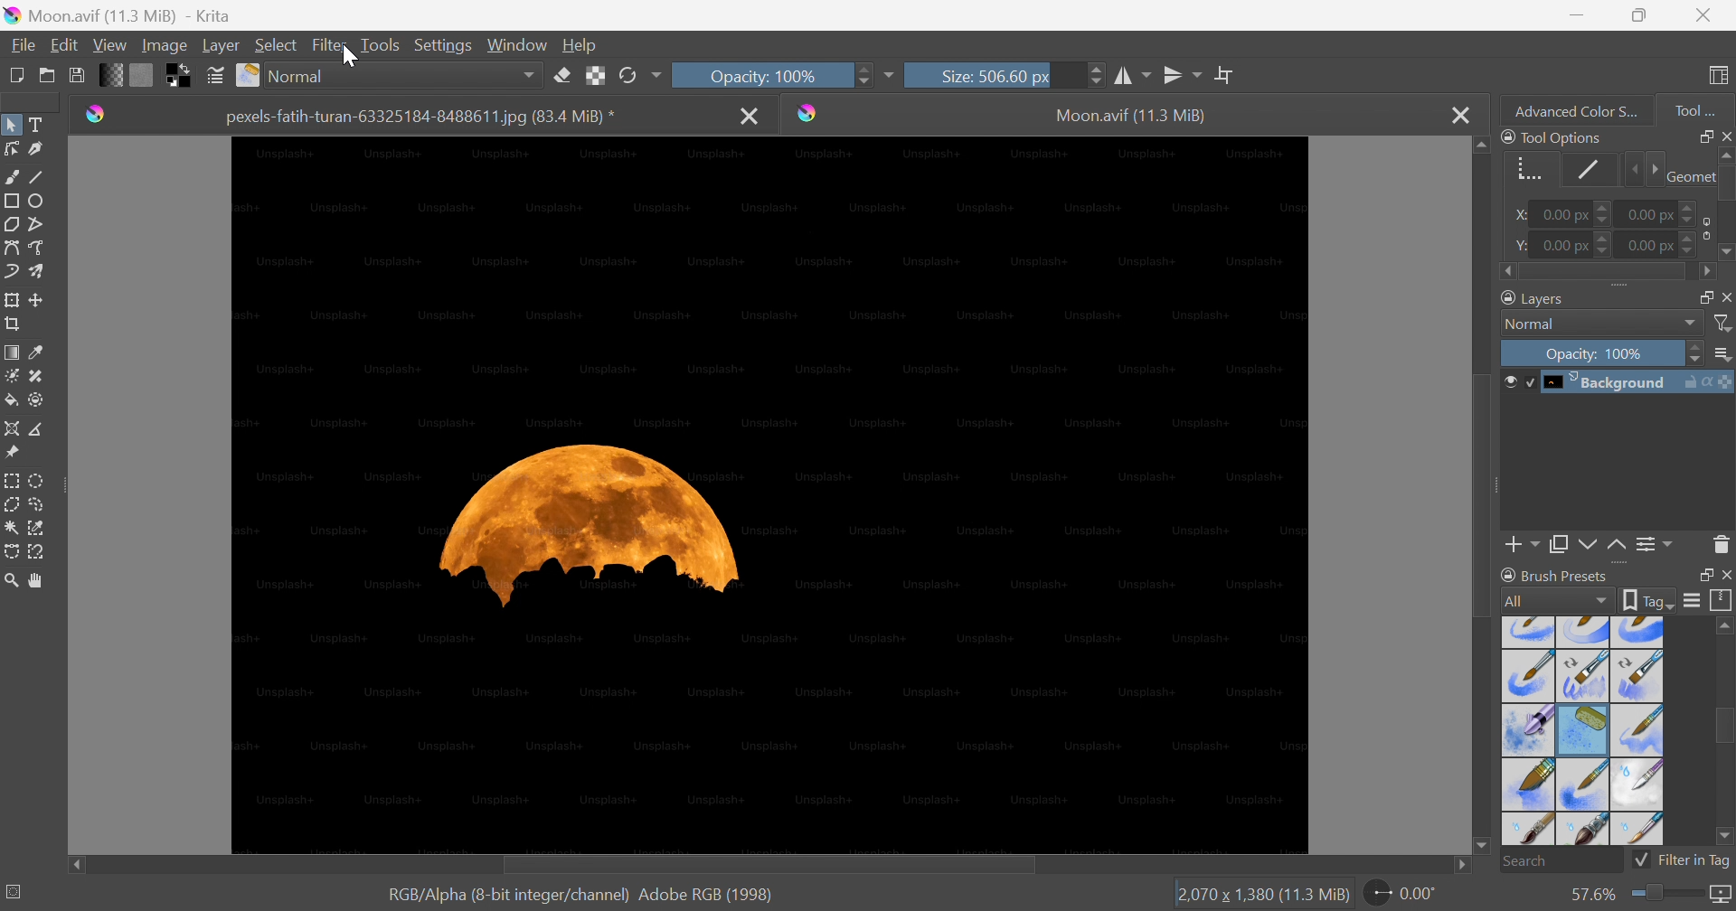 The width and height of the screenshot is (1736, 911). I want to click on Patch tool, so click(35, 377).